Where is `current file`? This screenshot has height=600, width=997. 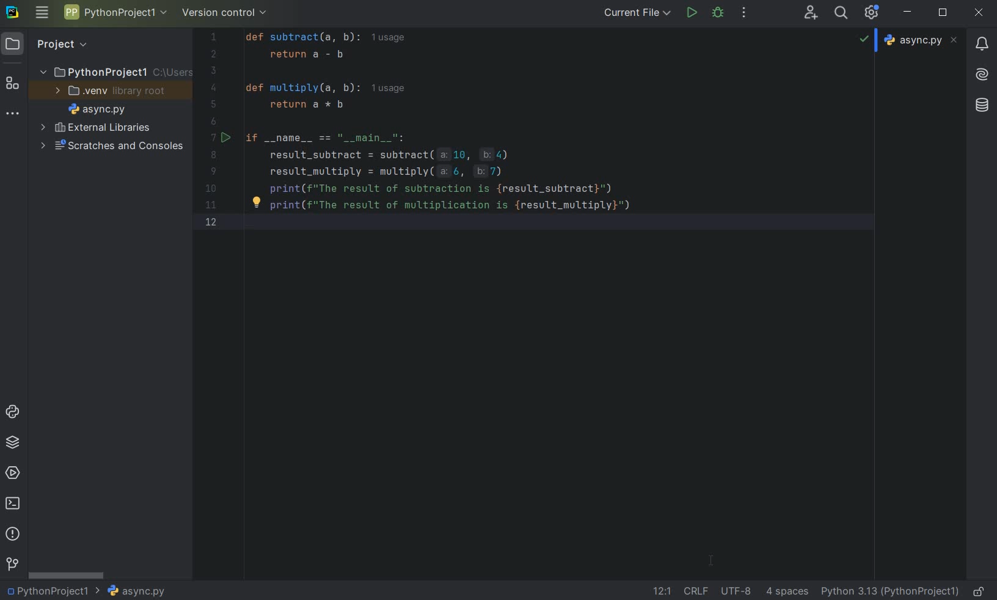
current file is located at coordinates (636, 13).